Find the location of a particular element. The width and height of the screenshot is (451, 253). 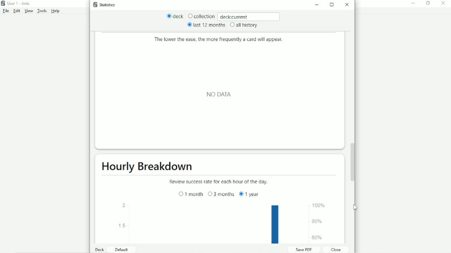

The lower the ease, the more frequently a card will appear. is located at coordinates (220, 40).